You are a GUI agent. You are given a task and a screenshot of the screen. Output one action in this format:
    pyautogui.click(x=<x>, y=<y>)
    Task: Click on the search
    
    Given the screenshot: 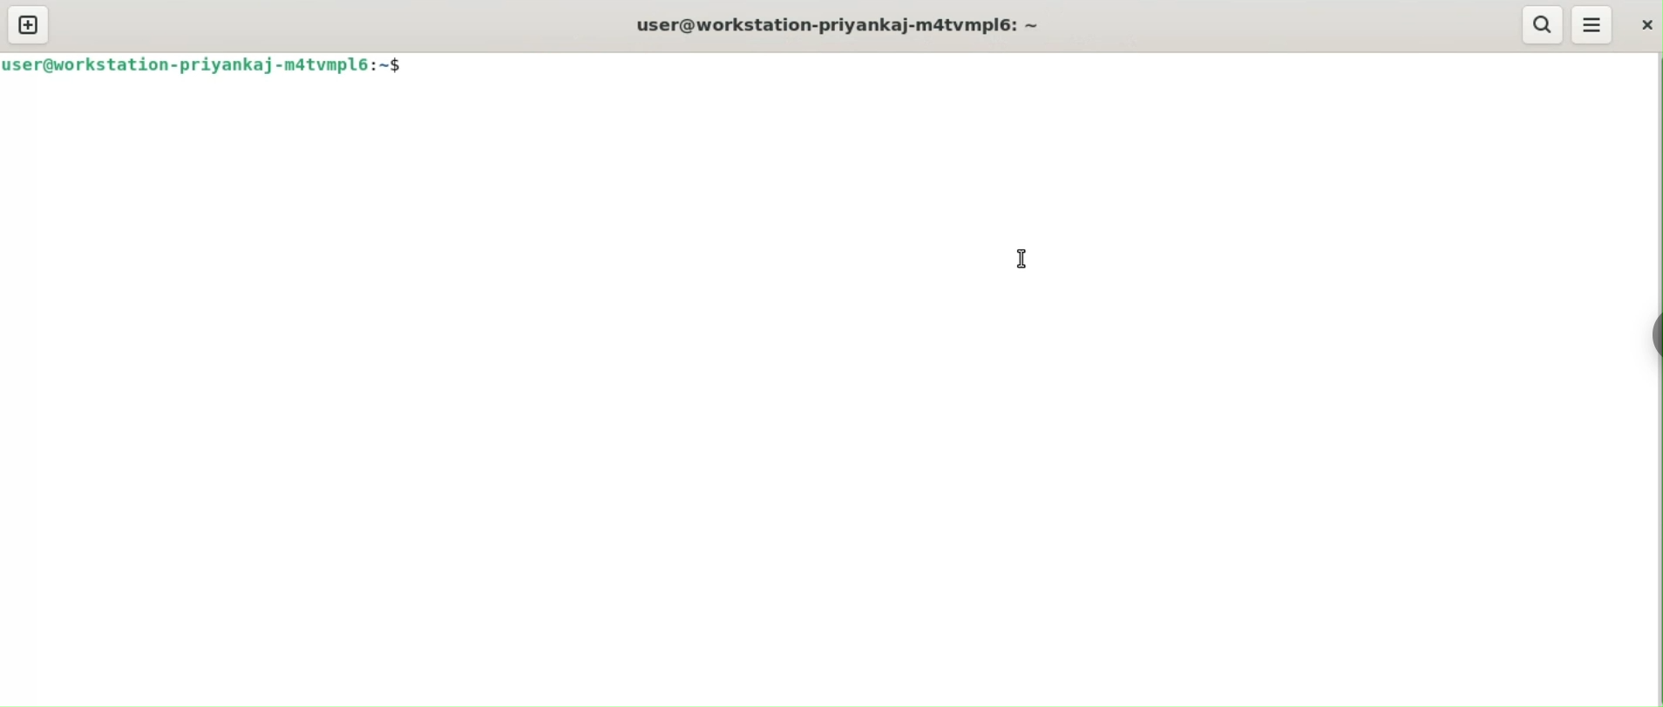 What is the action you would take?
    pyautogui.click(x=1541, y=24)
    